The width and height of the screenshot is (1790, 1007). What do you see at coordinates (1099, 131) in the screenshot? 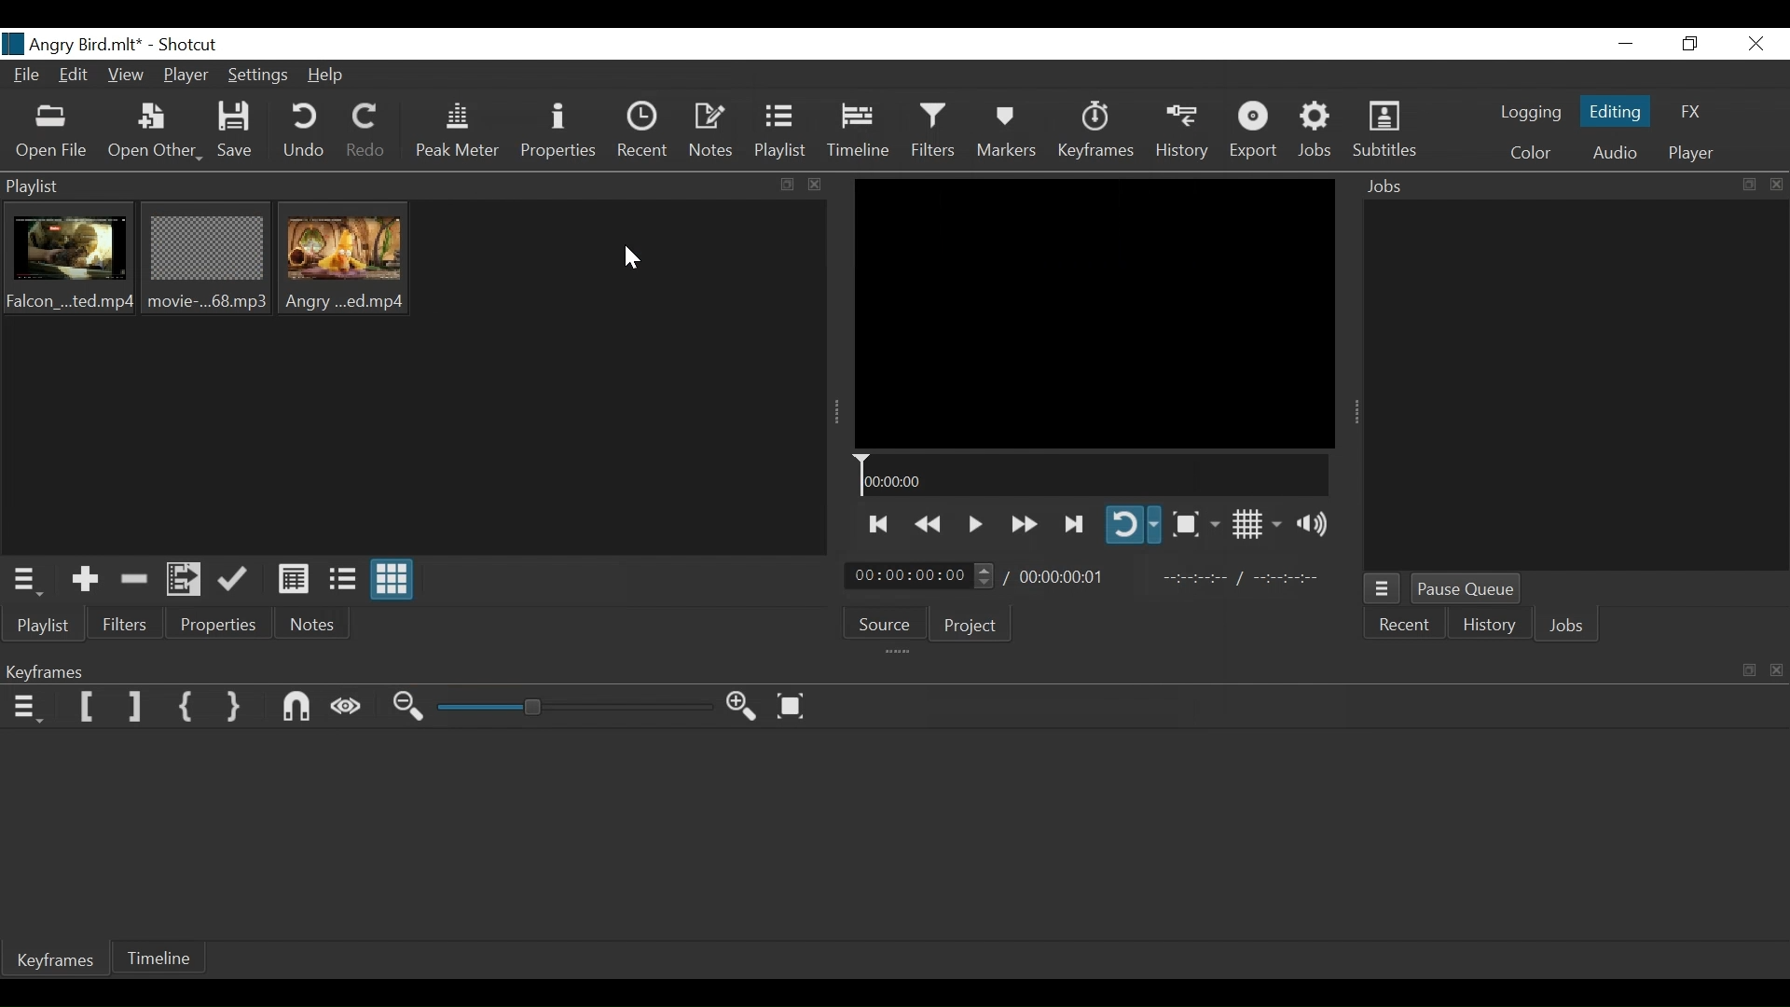
I see `Keyframes` at bounding box center [1099, 131].